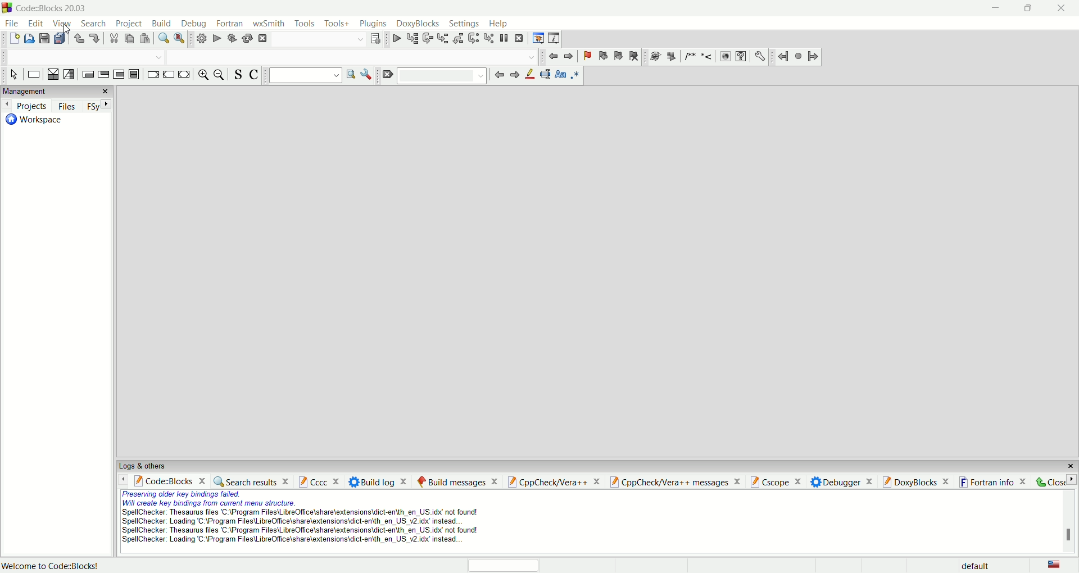 The width and height of the screenshot is (1079, 573). I want to click on project, so click(129, 24).